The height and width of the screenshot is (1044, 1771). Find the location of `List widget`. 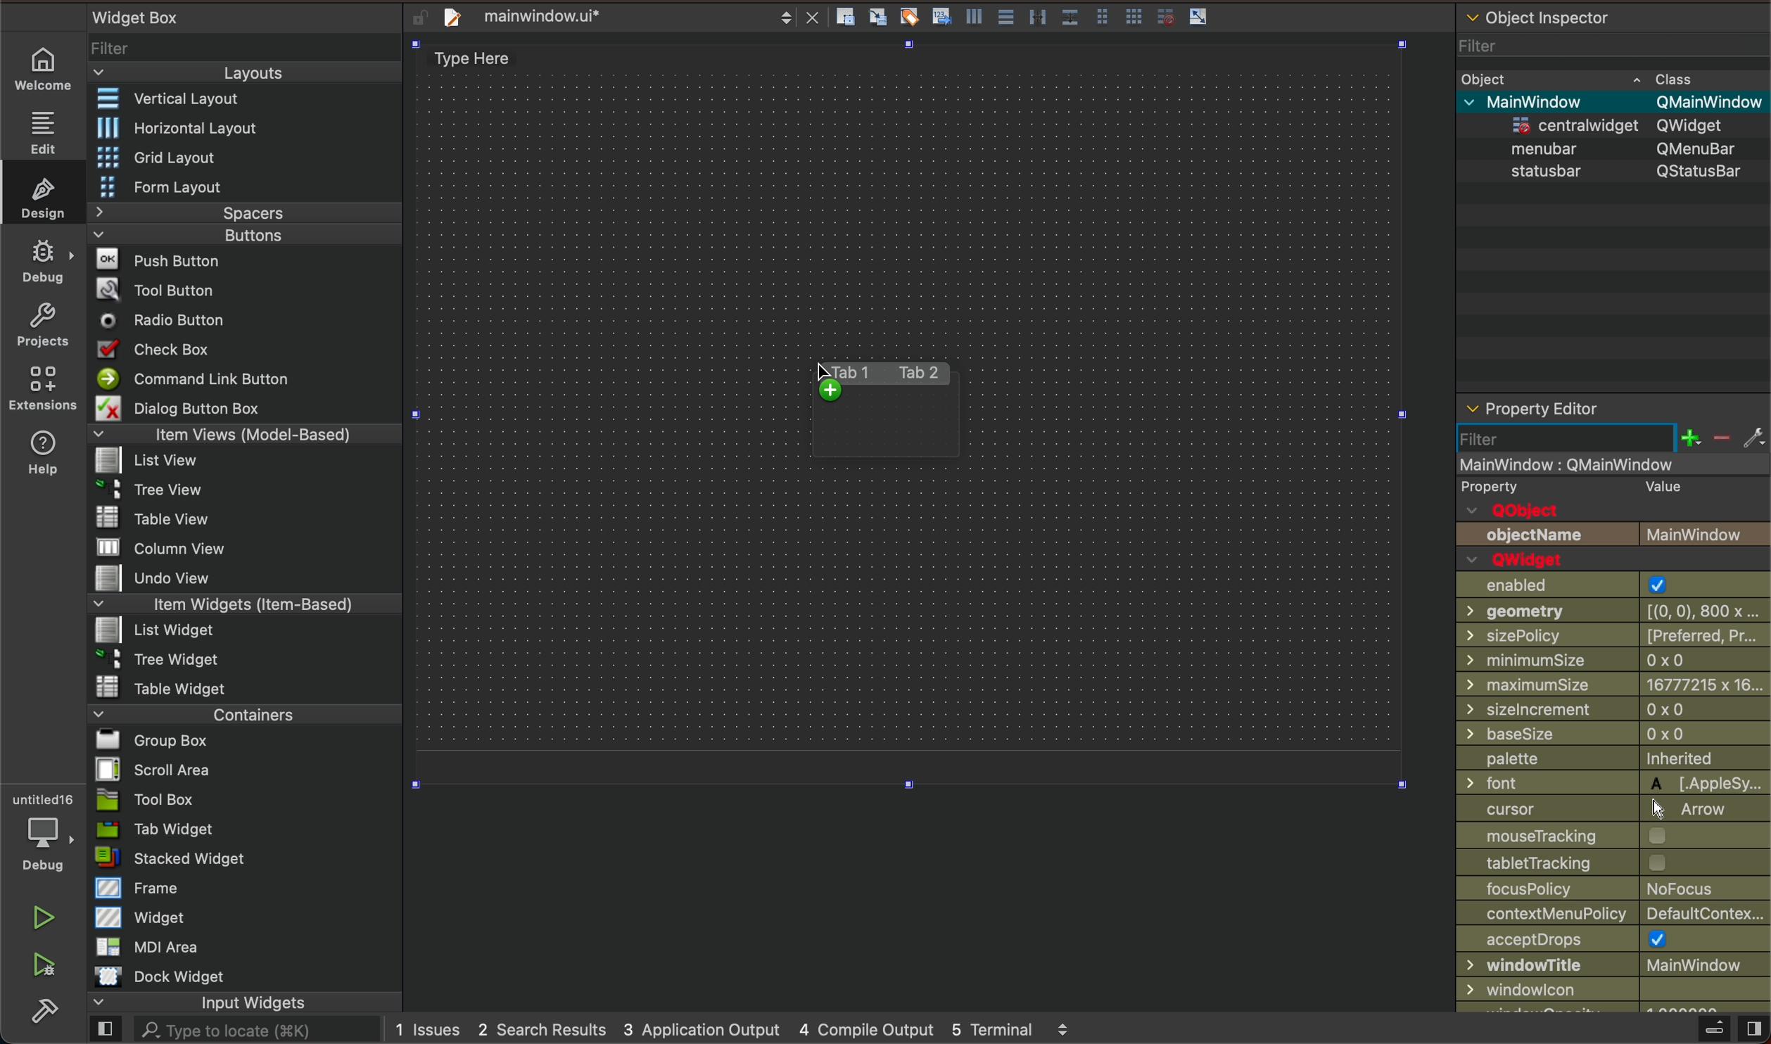

List widget is located at coordinates (148, 630).